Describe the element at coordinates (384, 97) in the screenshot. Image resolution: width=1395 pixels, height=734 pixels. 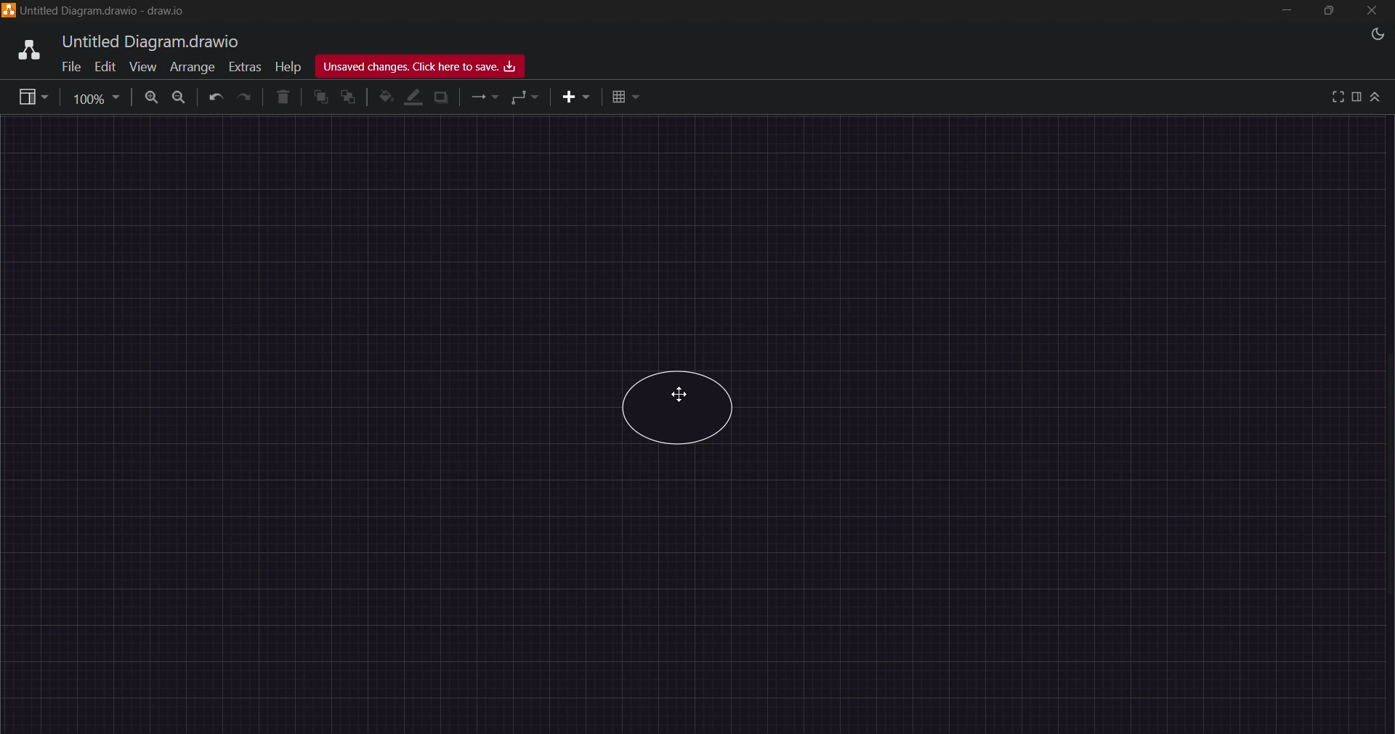
I see `fill color` at that location.